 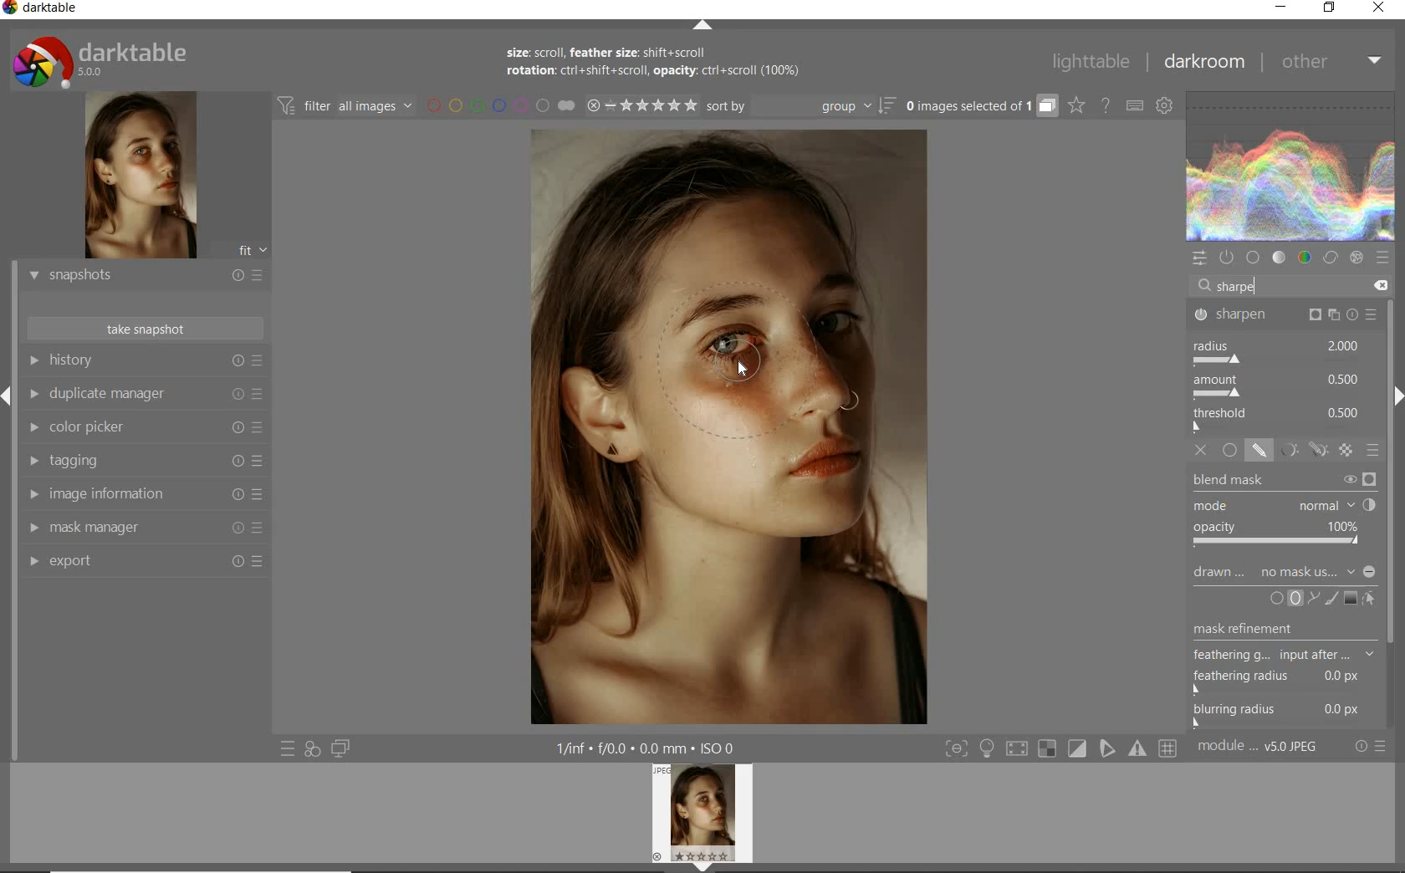 I want to click on ADD GRADIENT, so click(x=1351, y=599).